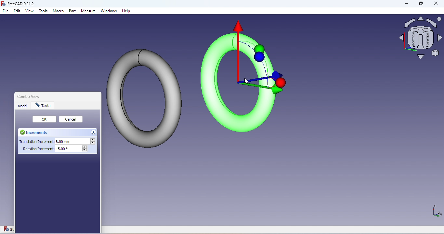 This screenshot has width=444, height=234. I want to click on Navigation square, so click(421, 40).